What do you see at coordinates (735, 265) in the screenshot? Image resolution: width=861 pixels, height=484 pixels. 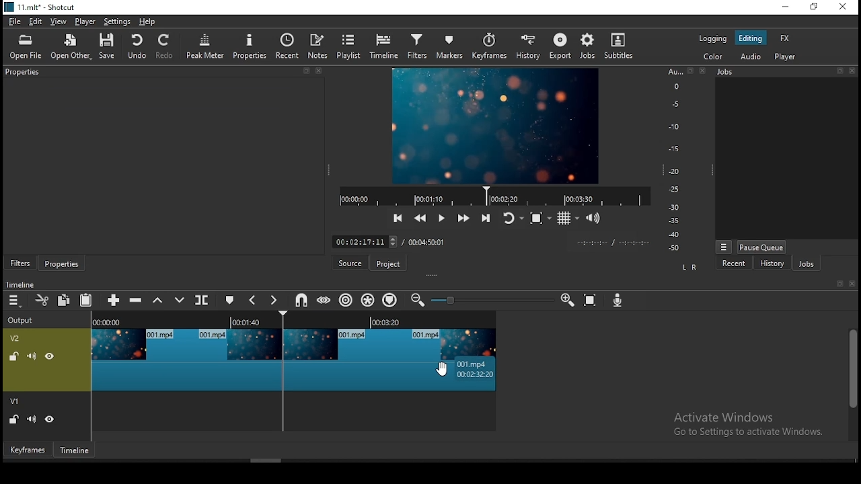 I see `recent` at bounding box center [735, 265].